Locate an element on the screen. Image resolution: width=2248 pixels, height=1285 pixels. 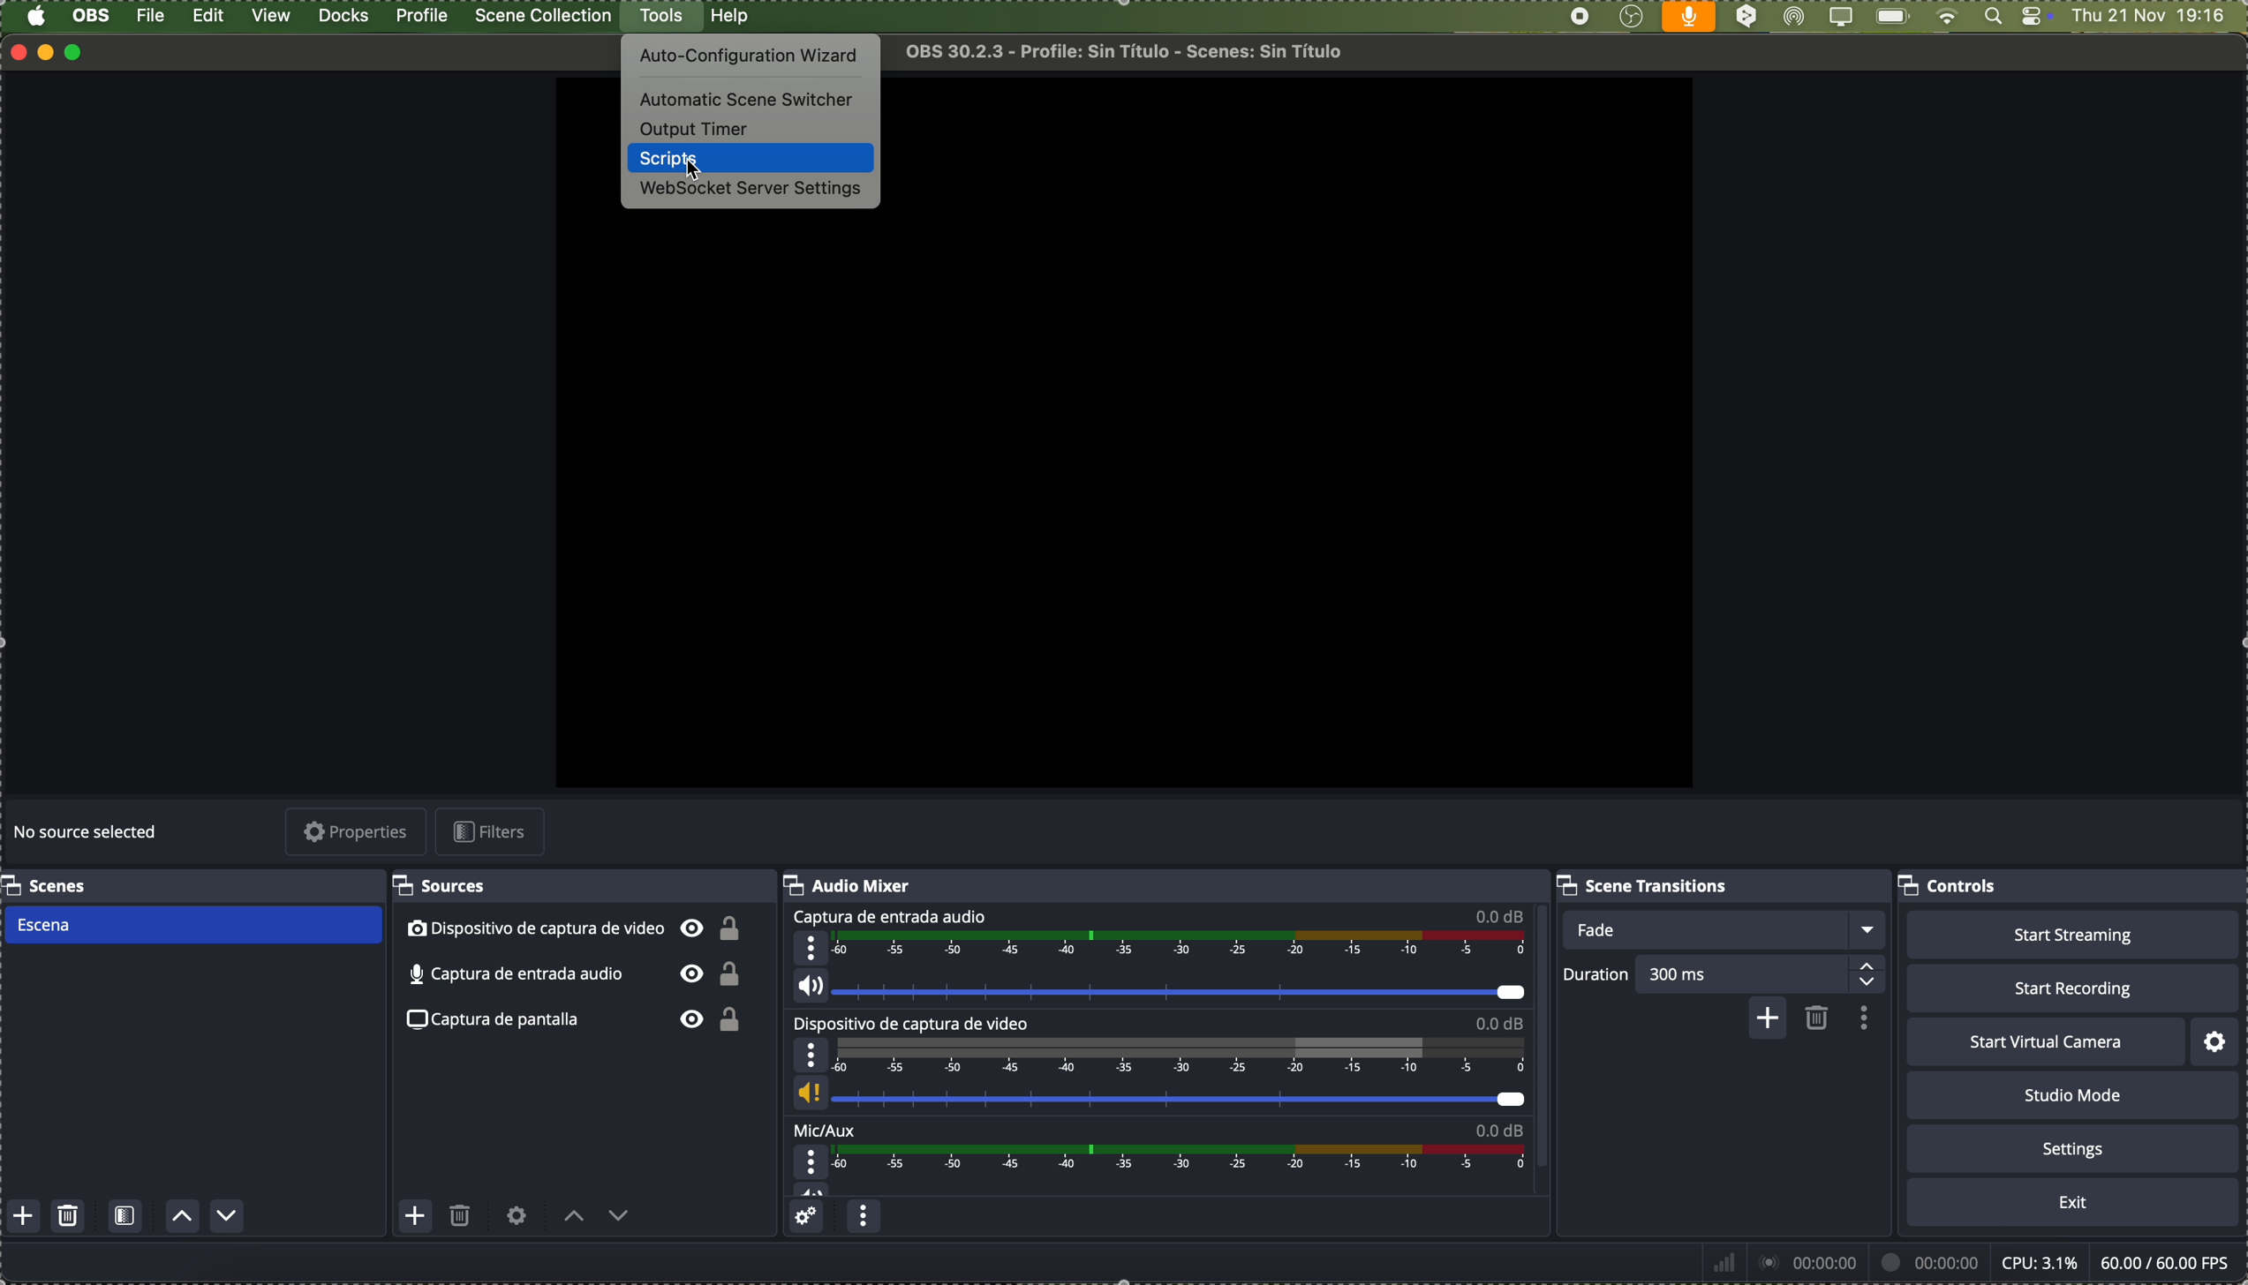
view is located at coordinates (274, 16).